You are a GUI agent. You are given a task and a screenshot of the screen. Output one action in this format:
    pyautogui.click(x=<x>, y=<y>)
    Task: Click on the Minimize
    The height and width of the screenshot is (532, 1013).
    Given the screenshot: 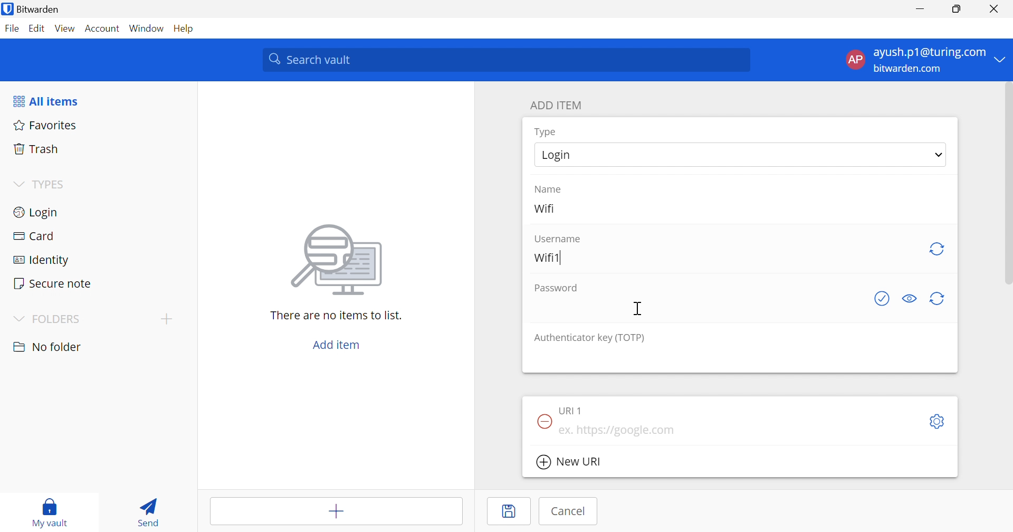 What is the action you would take?
    pyautogui.click(x=920, y=9)
    